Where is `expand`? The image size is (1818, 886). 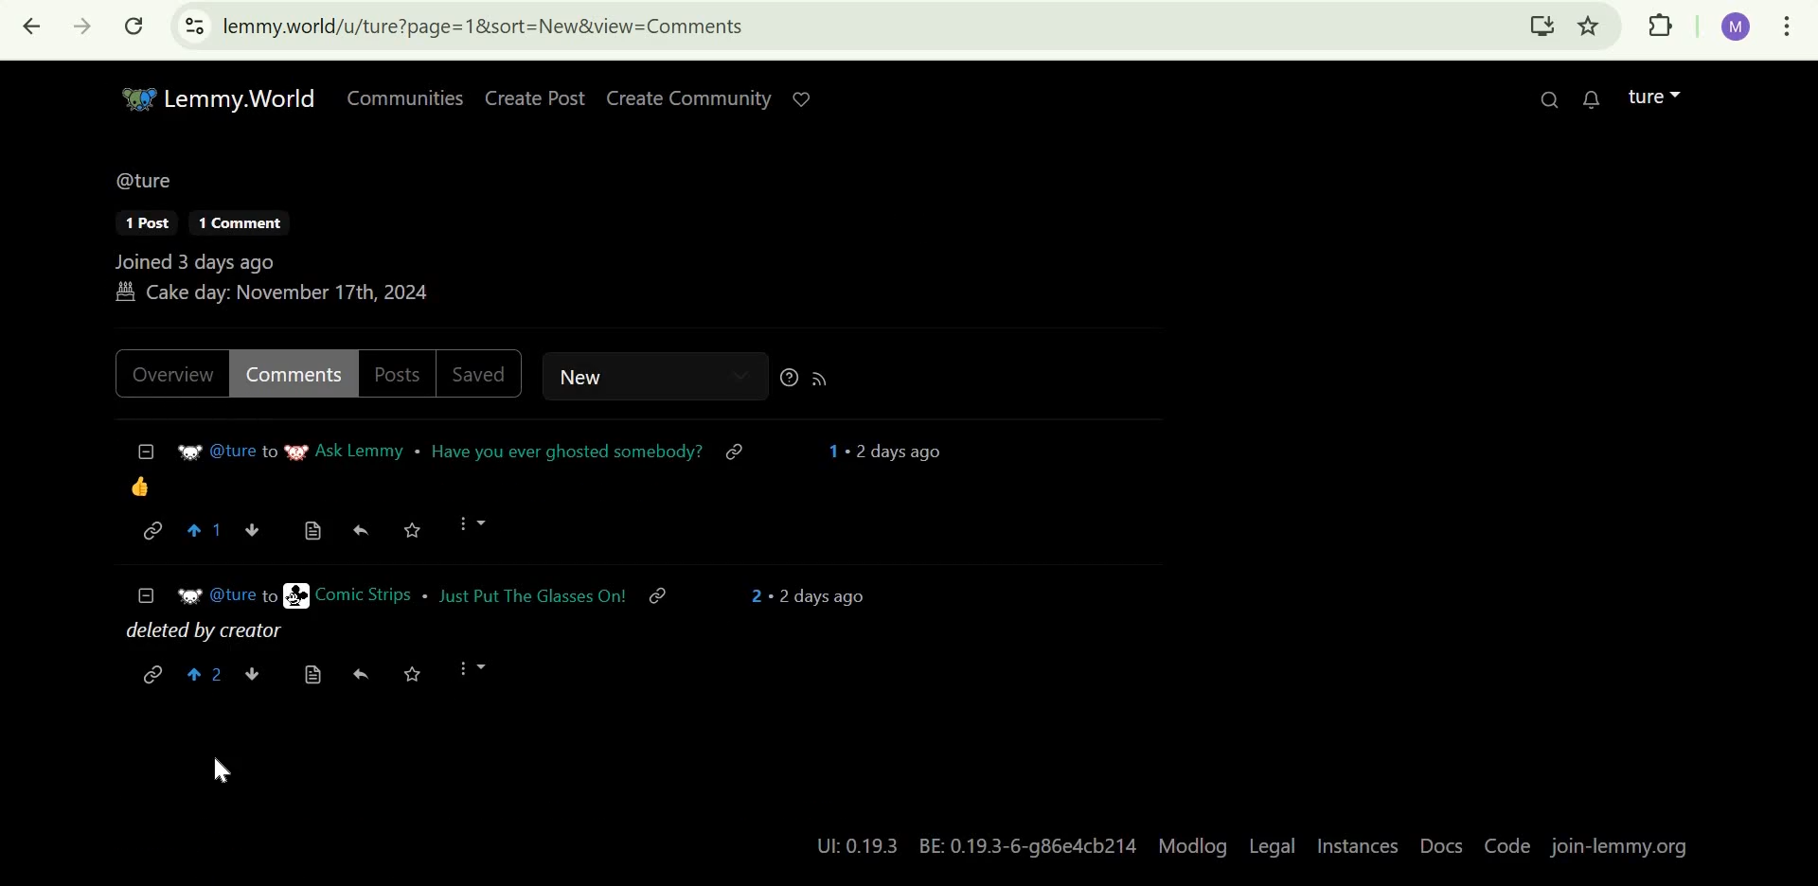 expand is located at coordinates (1681, 93).